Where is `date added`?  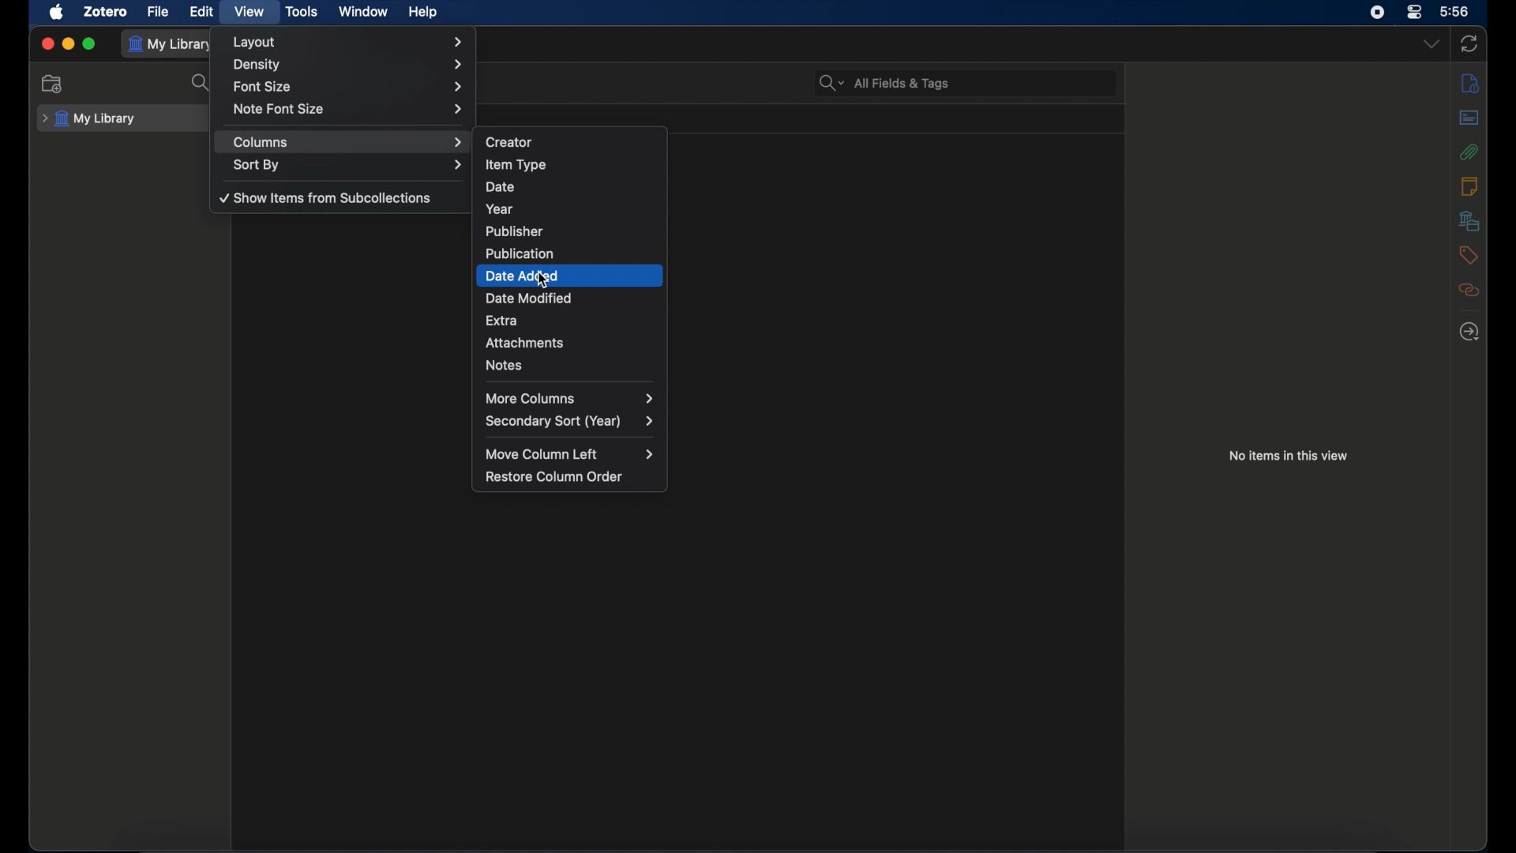
date added is located at coordinates (572, 276).